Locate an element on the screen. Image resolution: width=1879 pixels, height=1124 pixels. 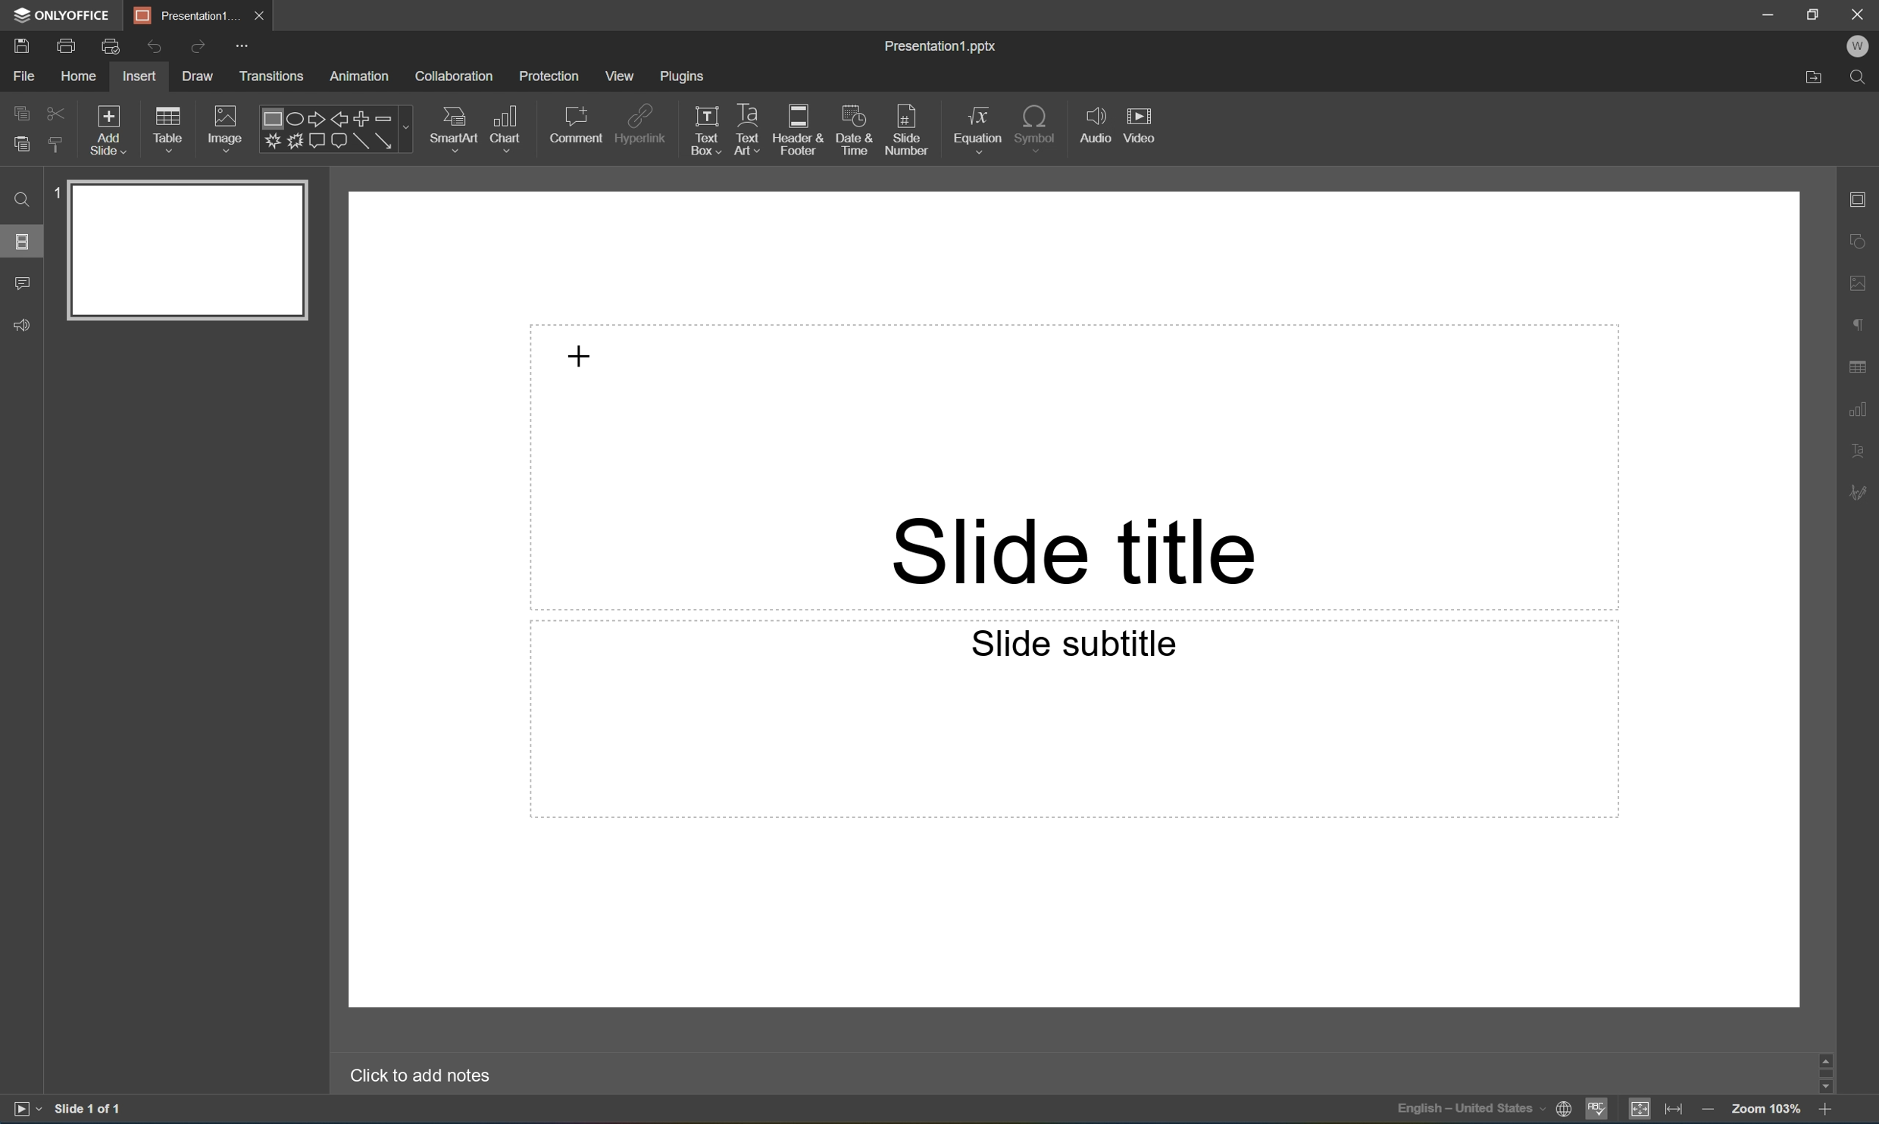
Close is located at coordinates (1862, 13).